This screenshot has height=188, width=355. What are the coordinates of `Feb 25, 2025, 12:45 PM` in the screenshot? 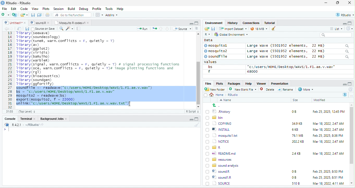 It's located at (329, 112).